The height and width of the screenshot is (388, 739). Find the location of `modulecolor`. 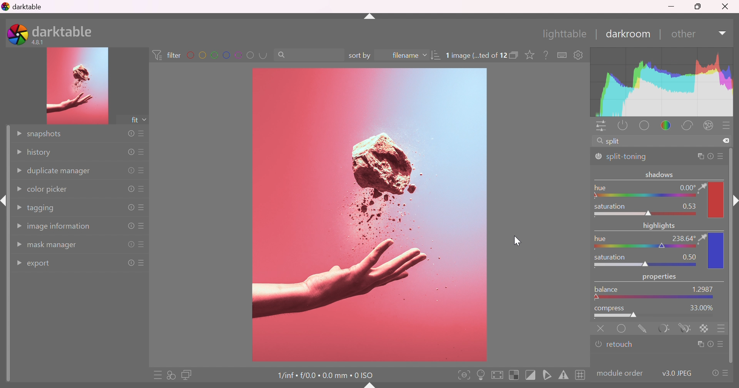

modulecolor is located at coordinates (620, 373).